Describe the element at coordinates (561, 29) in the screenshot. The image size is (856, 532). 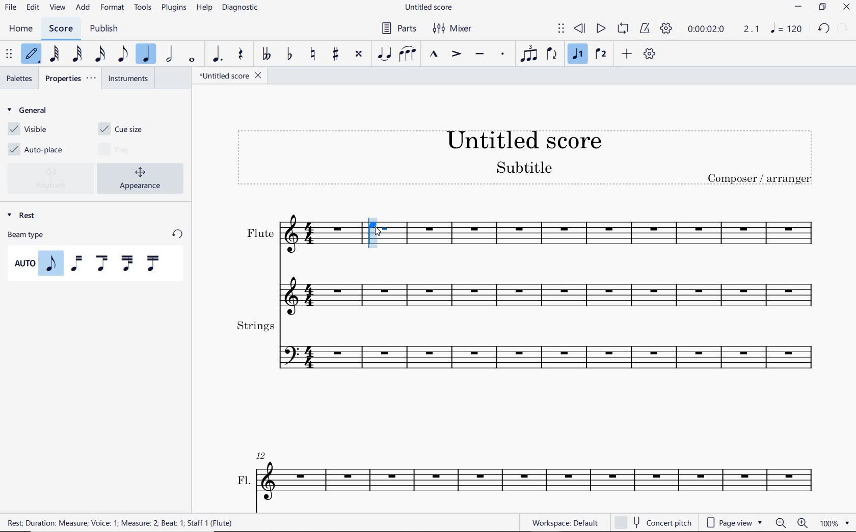
I see `SELECT TO MOVE` at that location.